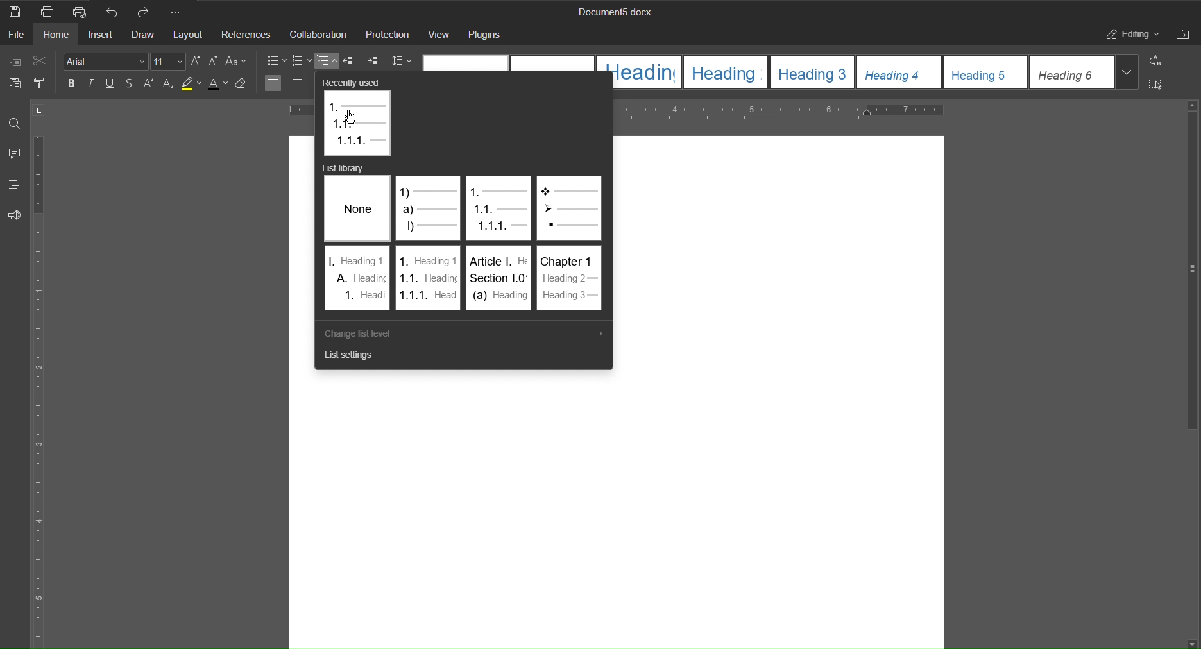  I want to click on Redo, so click(147, 12).